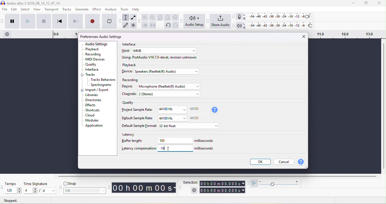 The width and height of the screenshot is (386, 204). Describe the element at coordinates (280, 183) in the screenshot. I see `playback speed` at that location.